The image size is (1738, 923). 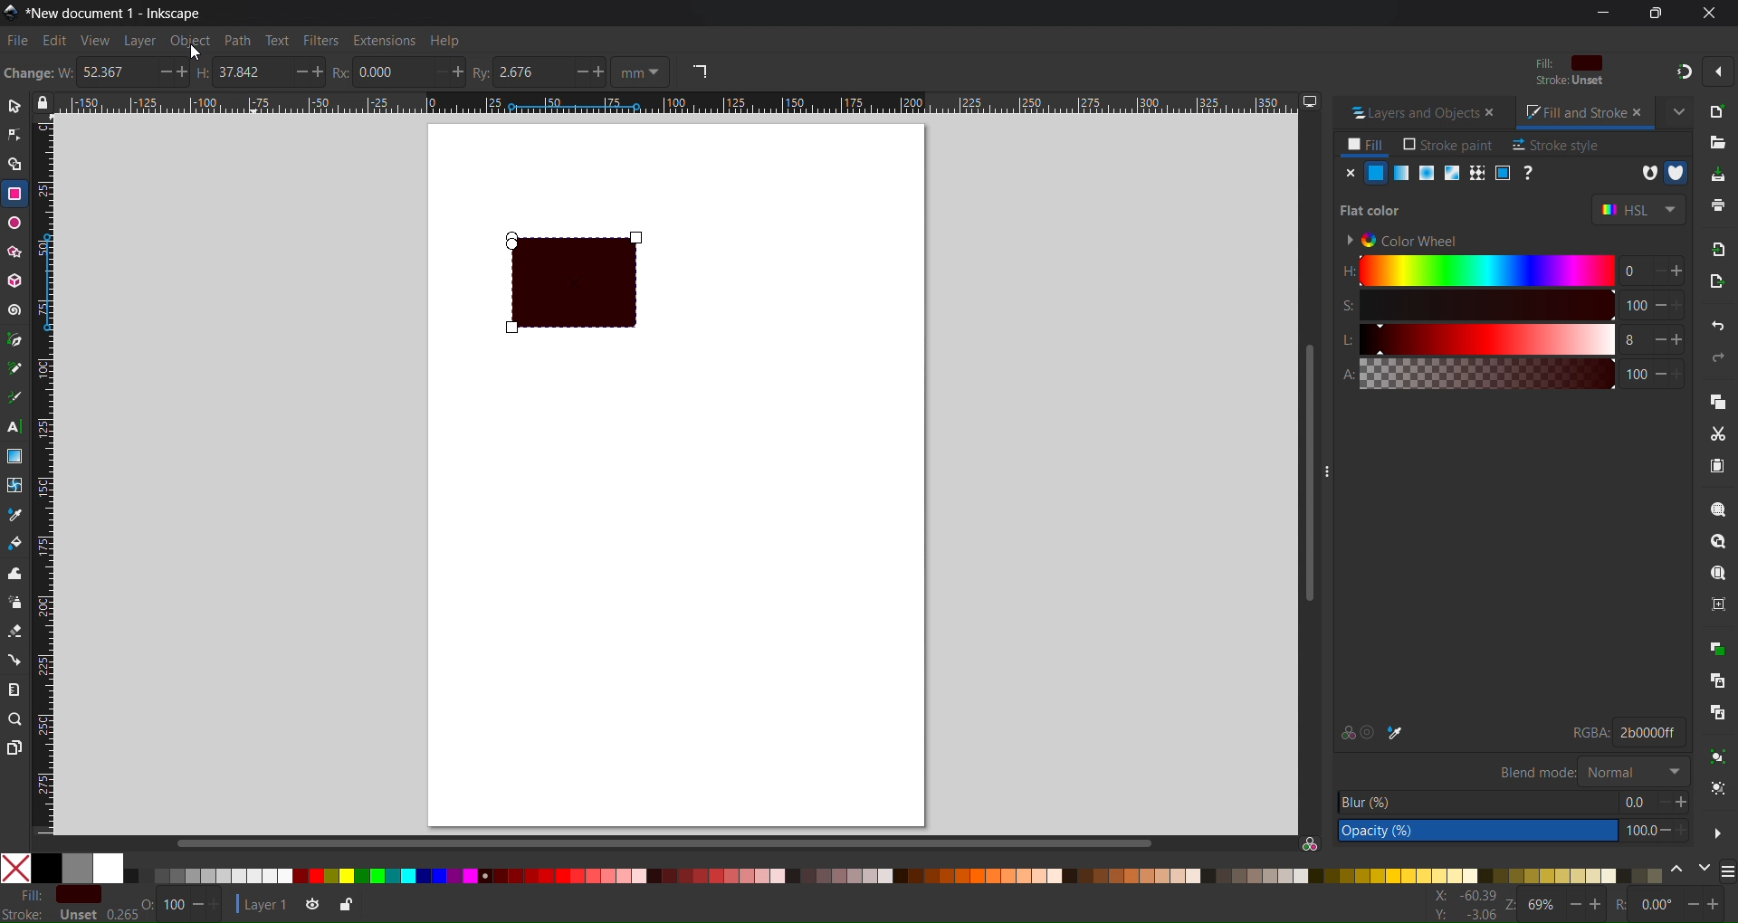 I want to click on Color wheel, so click(x=1409, y=238).